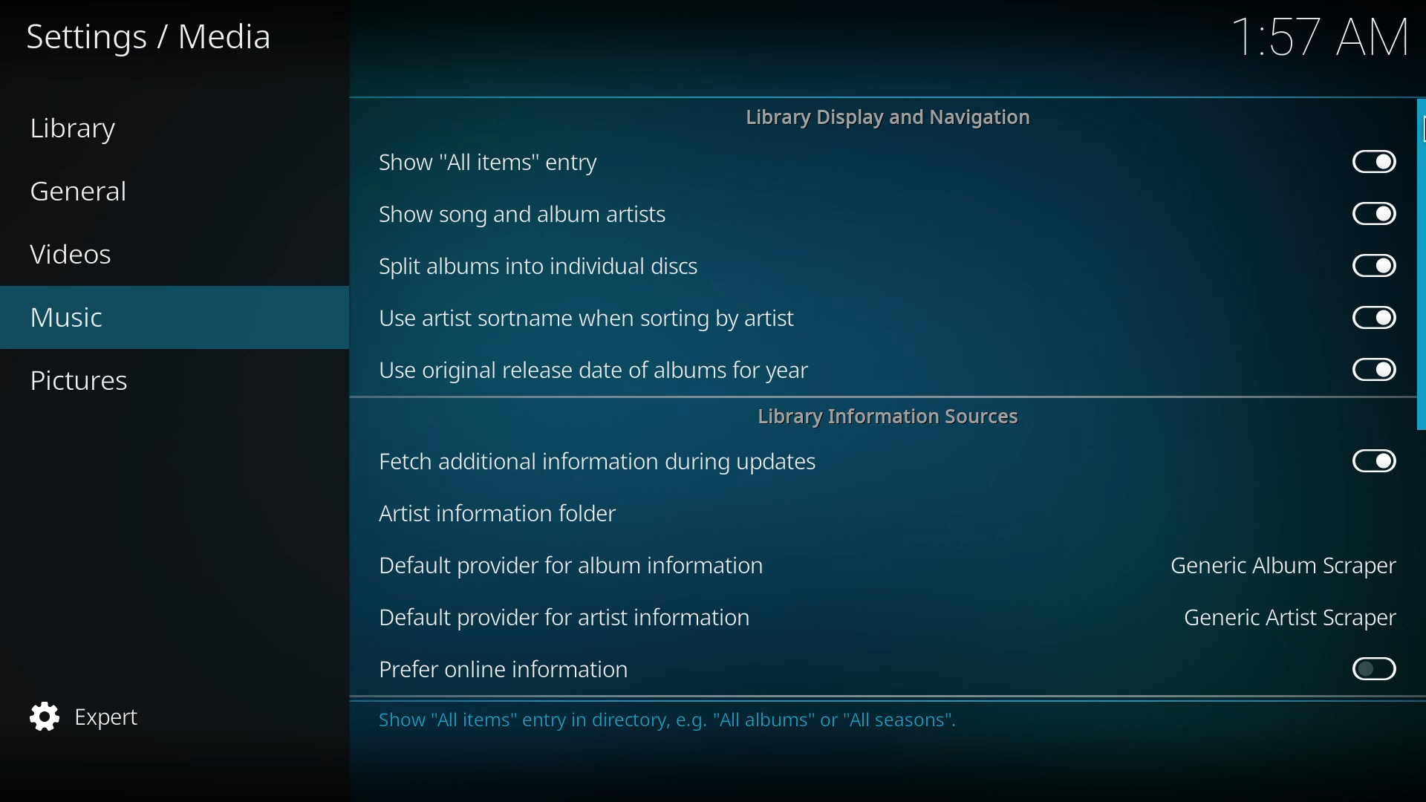 The height and width of the screenshot is (802, 1426). Describe the element at coordinates (509, 669) in the screenshot. I see `prefer online information` at that location.